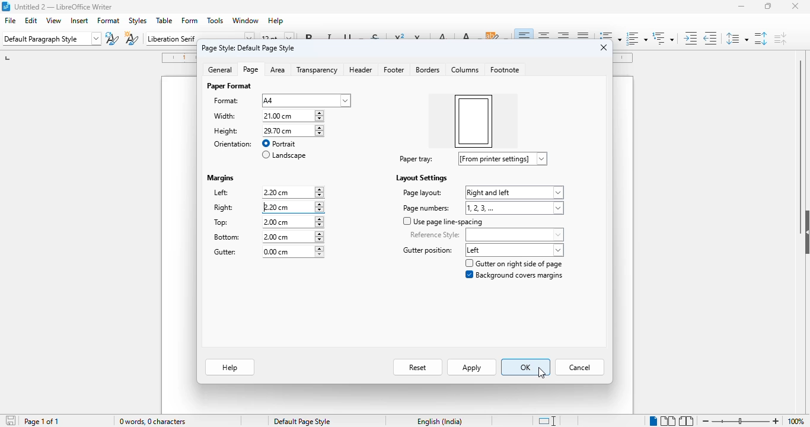 The height and width of the screenshot is (427, 810). Describe the element at coordinates (282, 130) in the screenshot. I see `height input box` at that location.